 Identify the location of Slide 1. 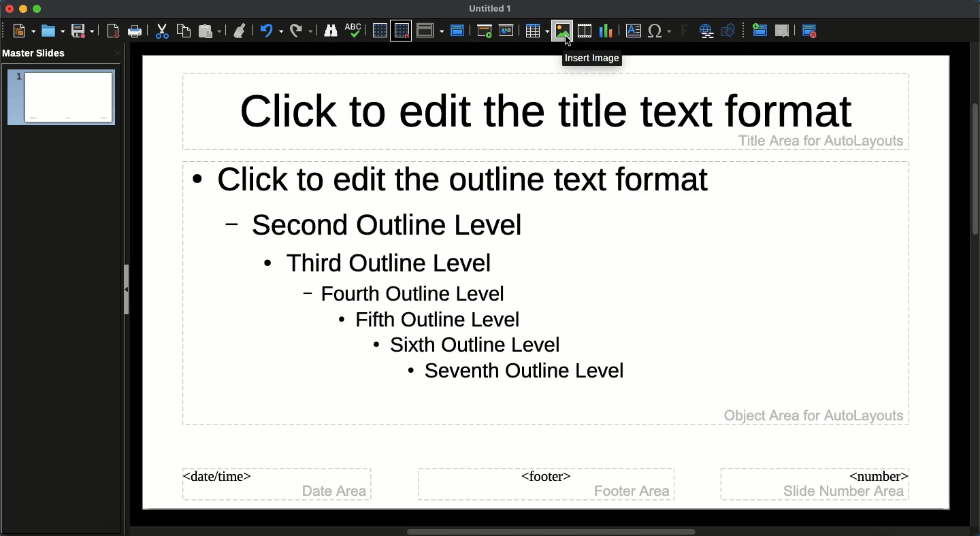
(63, 97).